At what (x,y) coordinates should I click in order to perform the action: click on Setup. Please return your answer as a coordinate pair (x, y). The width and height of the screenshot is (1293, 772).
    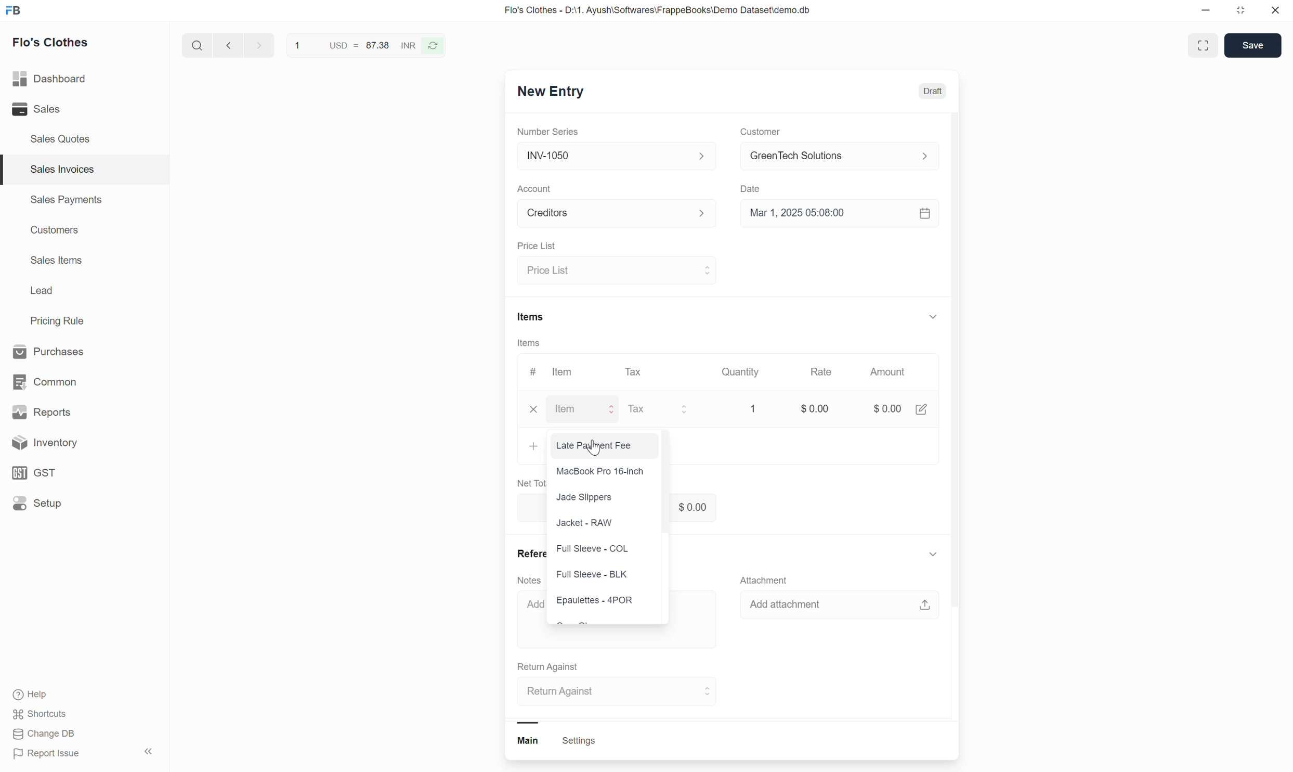
    Looking at the image, I should click on (75, 507).